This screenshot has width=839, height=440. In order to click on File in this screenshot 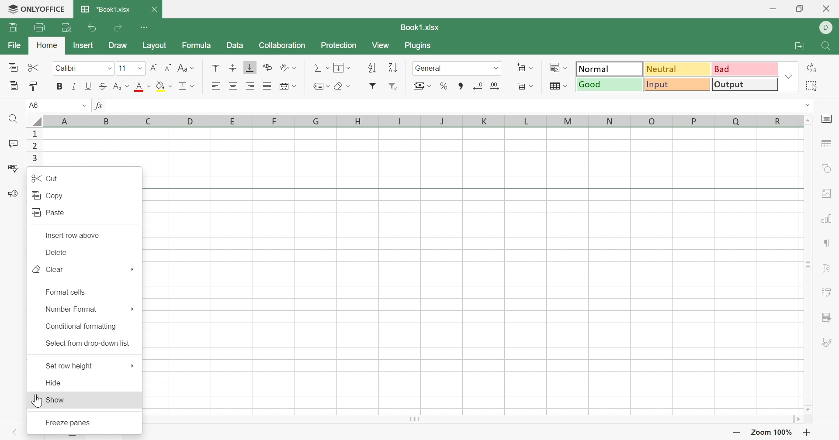, I will do `click(14, 43)`.